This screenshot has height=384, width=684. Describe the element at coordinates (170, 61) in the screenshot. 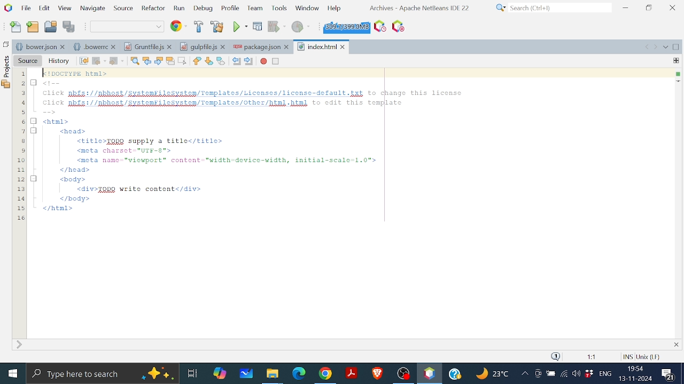

I see `Toggle highlight seacrh` at that location.